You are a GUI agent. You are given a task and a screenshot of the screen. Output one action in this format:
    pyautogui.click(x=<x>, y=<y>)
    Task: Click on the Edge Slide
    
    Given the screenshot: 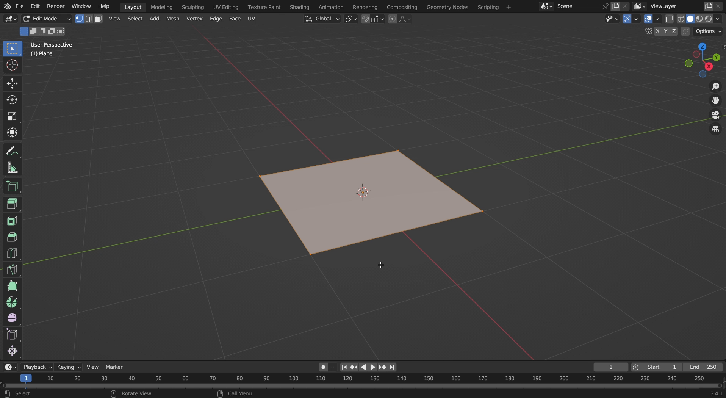 What is the action you would take?
    pyautogui.click(x=12, y=335)
    